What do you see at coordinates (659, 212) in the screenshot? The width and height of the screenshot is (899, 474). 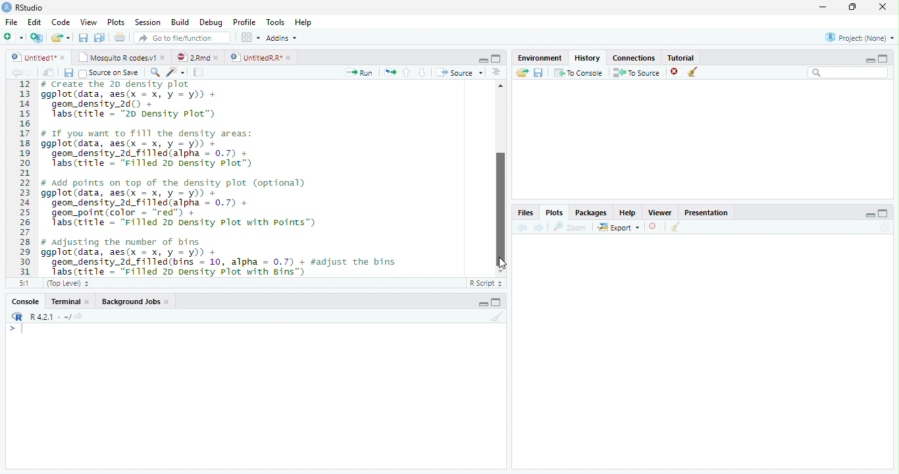 I see `Viewer` at bounding box center [659, 212].